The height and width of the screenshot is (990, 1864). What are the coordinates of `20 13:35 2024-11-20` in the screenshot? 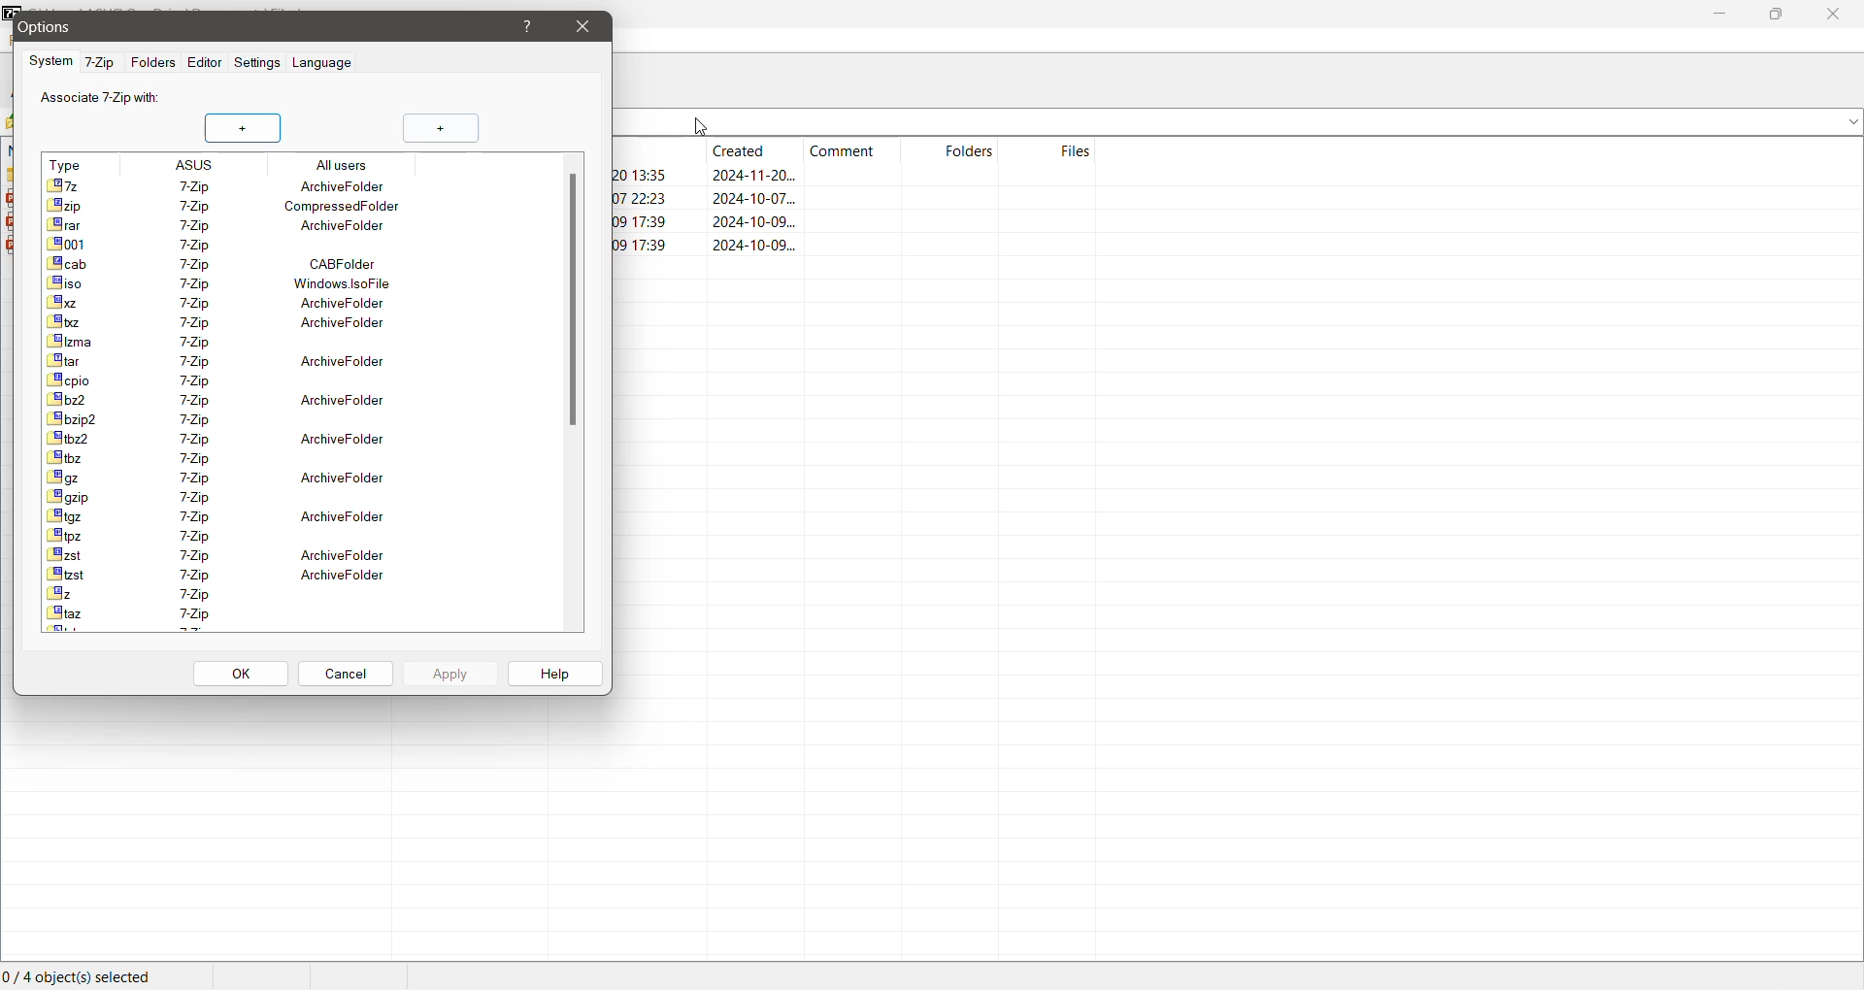 It's located at (713, 175).